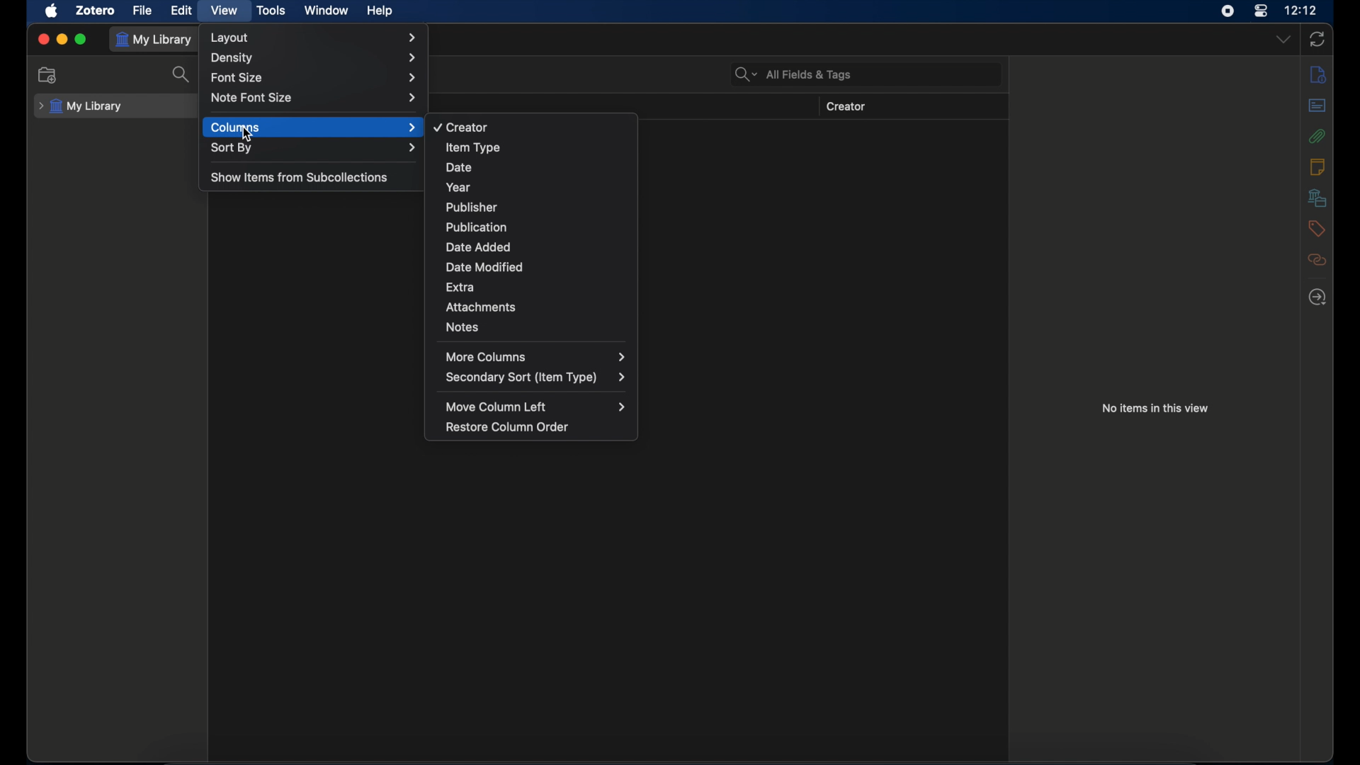 Image resolution: width=1360 pixels, height=765 pixels. Describe the element at coordinates (1318, 76) in the screenshot. I see `info` at that location.